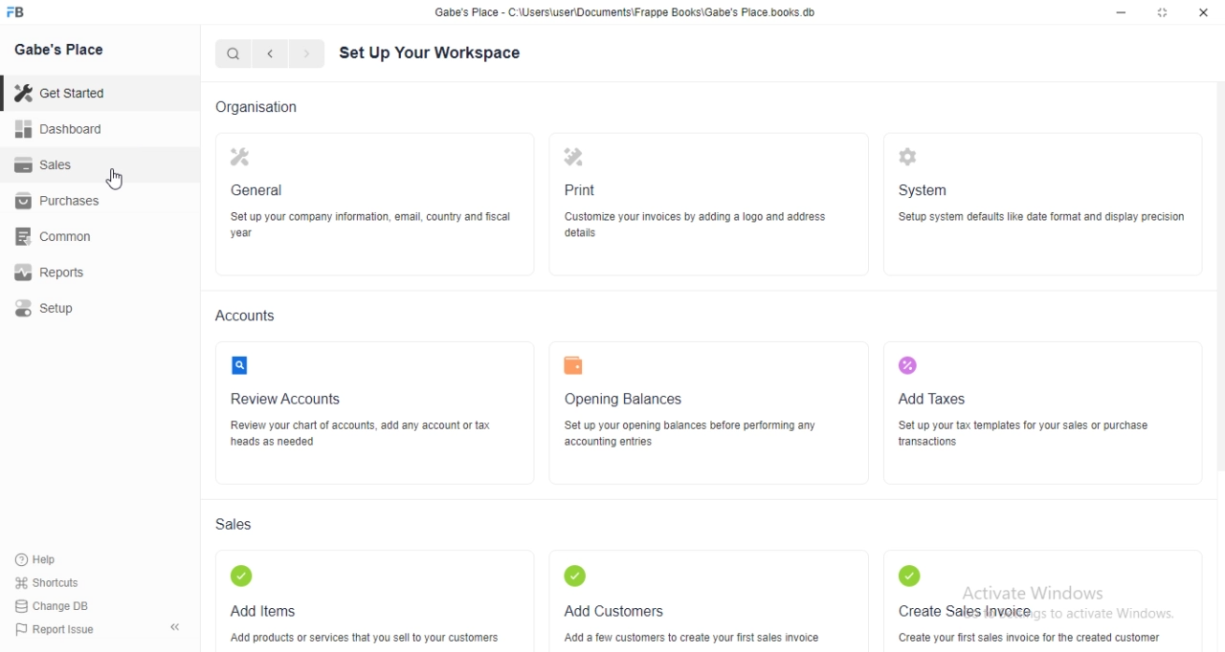  Describe the element at coordinates (435, 55) in the screenshot. I see `Set Up Your Workspace` at that location.